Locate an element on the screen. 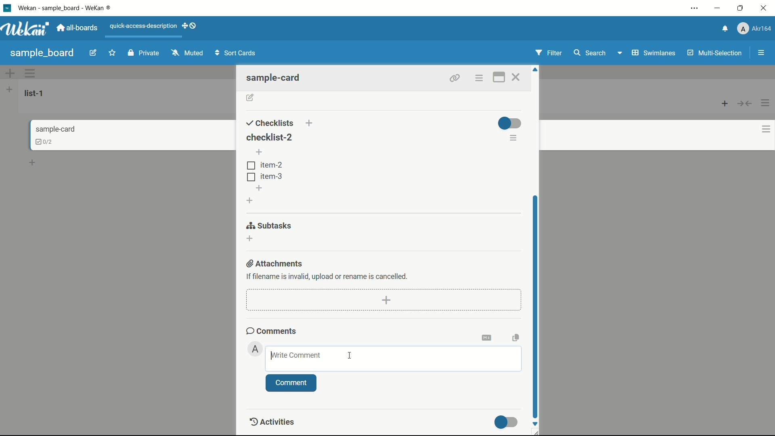 This screenshot has width=775, height=436. Sort Cards is located at coordinates (237, 52).